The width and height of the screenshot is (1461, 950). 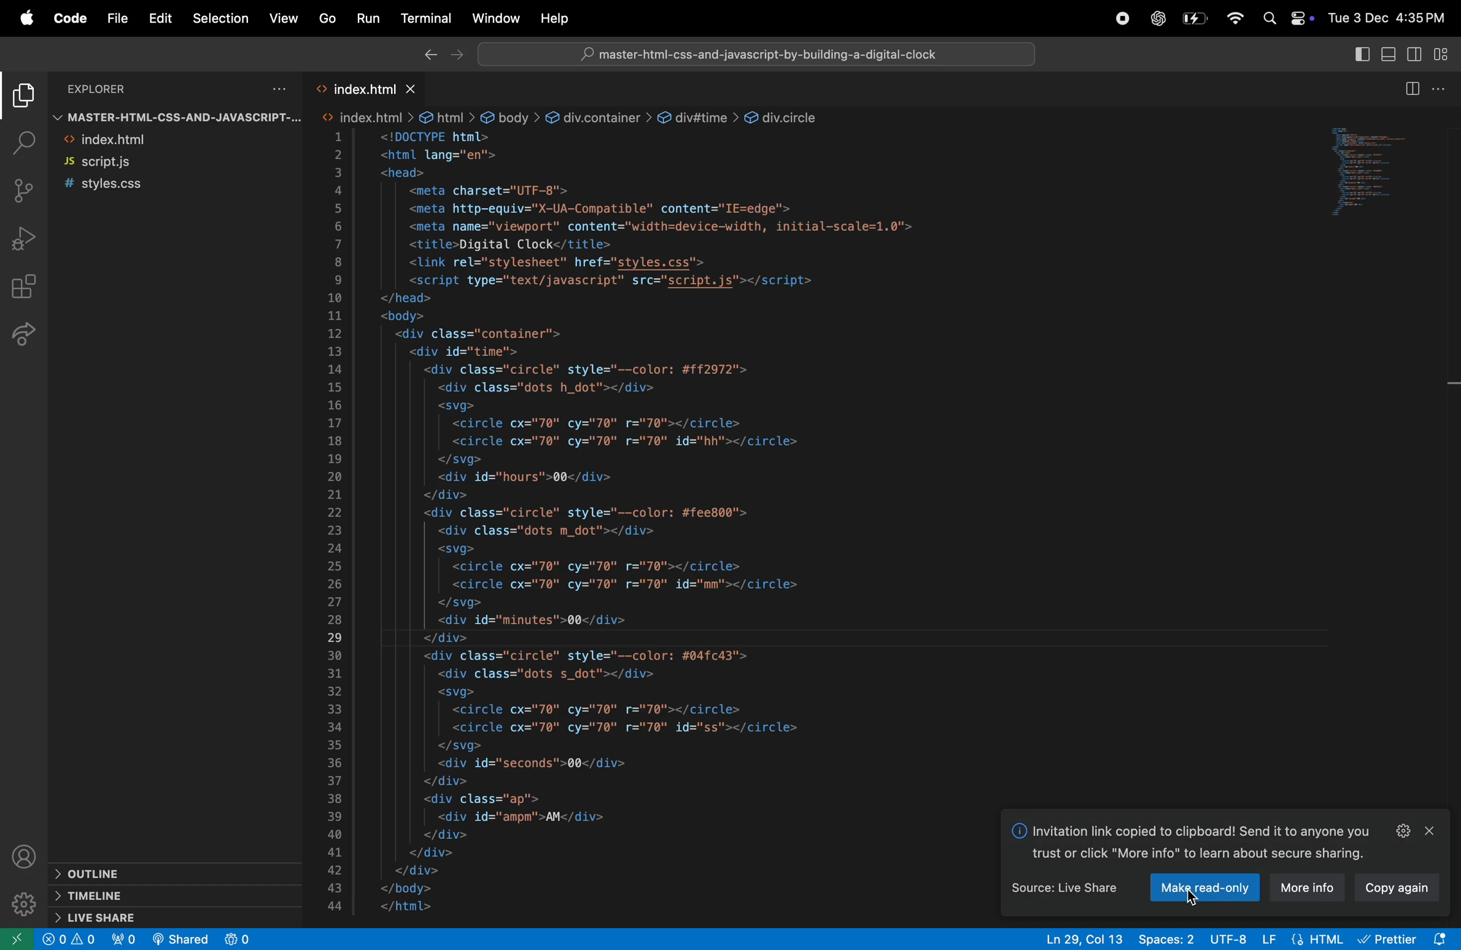 What do you see at coordinates (136, 86) in the screenshot?
I see `explorer` at bounding box center [136, 86].